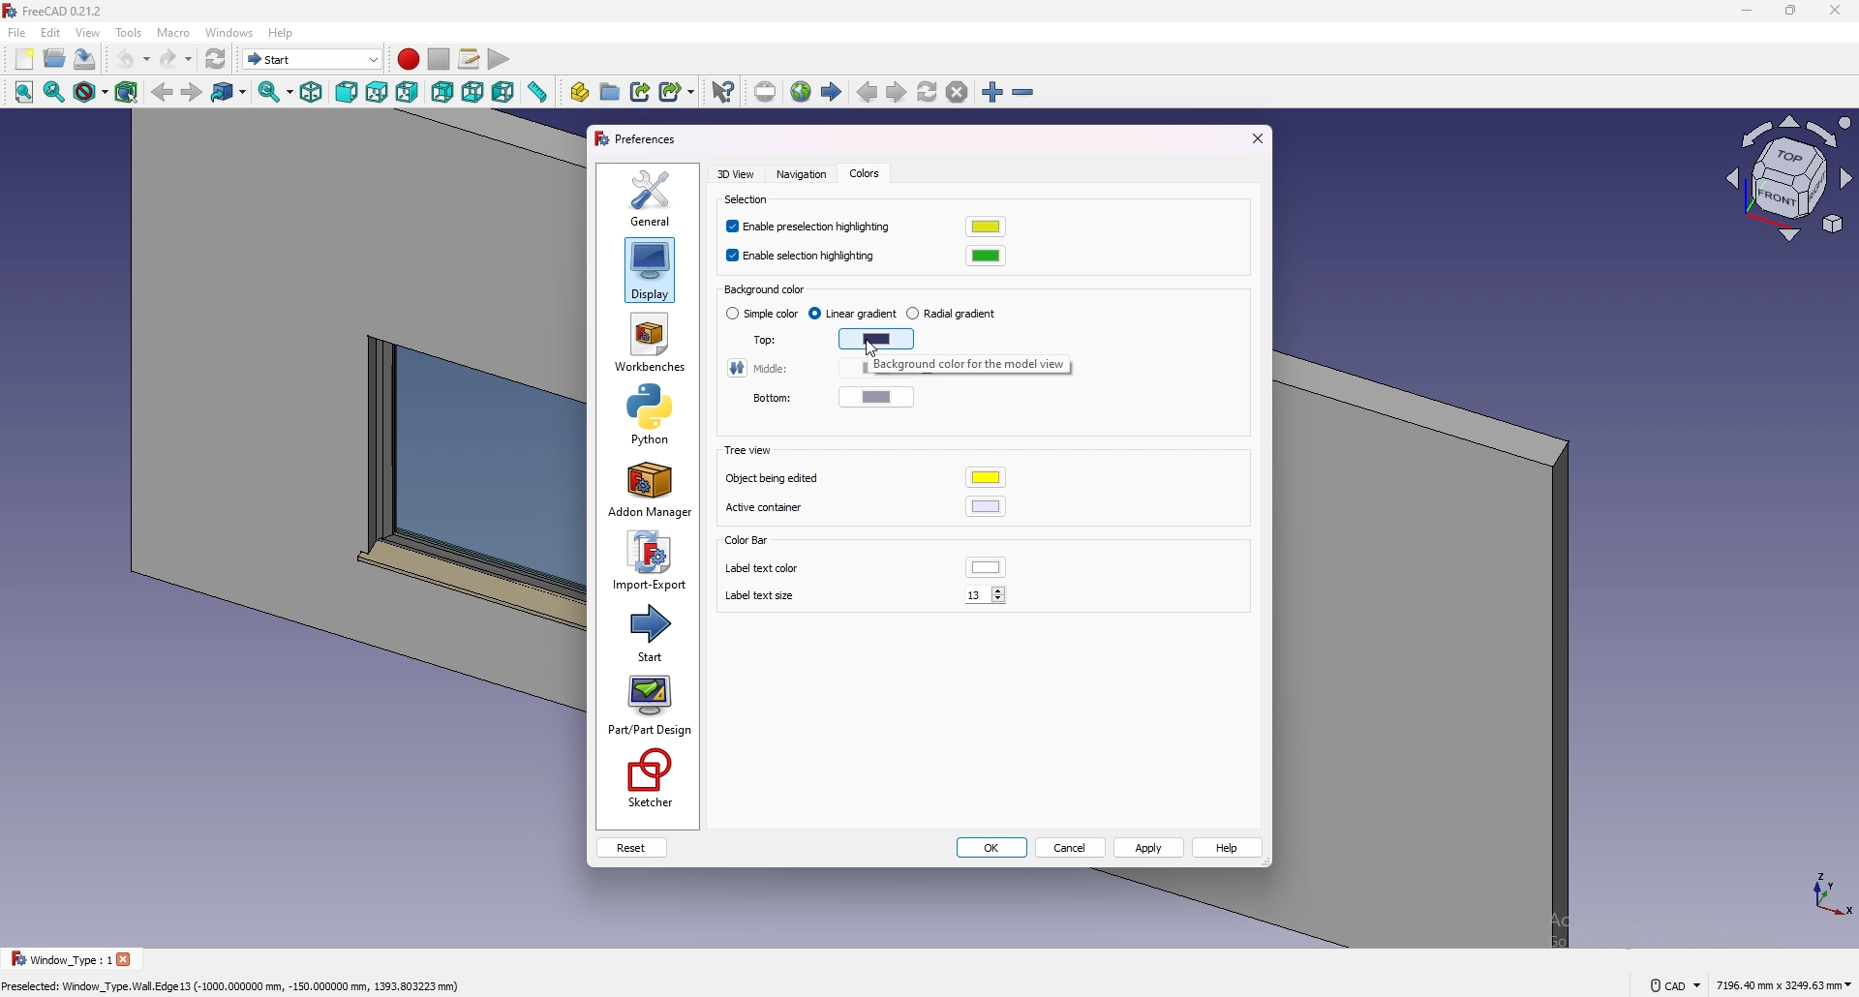 This screenshot has width=1859, height=997. What do you see at coordinates (723, 91) in the screenshot?
I see `what's this?` at bounding box center [723, 91].